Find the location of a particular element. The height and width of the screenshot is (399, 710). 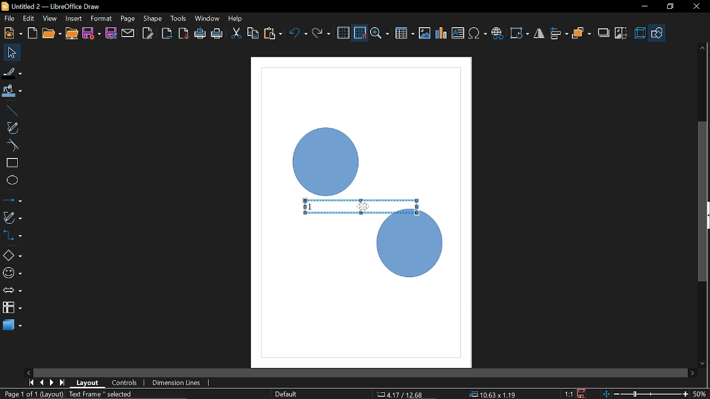

Open is located at coordinates (51, 34).